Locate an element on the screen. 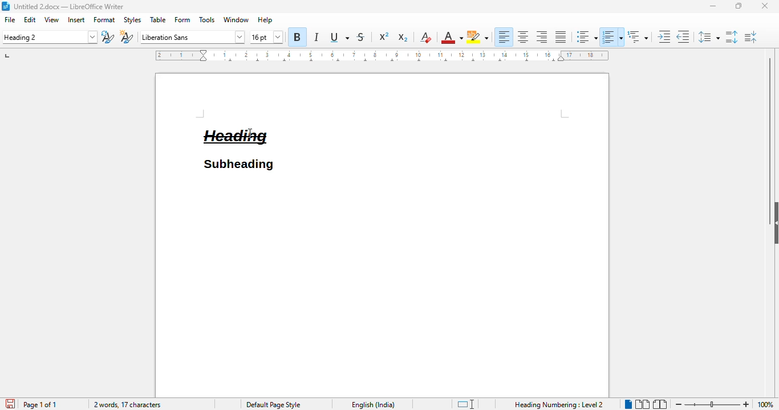  2 words, 17 characters is located at coordinates (128, 405).